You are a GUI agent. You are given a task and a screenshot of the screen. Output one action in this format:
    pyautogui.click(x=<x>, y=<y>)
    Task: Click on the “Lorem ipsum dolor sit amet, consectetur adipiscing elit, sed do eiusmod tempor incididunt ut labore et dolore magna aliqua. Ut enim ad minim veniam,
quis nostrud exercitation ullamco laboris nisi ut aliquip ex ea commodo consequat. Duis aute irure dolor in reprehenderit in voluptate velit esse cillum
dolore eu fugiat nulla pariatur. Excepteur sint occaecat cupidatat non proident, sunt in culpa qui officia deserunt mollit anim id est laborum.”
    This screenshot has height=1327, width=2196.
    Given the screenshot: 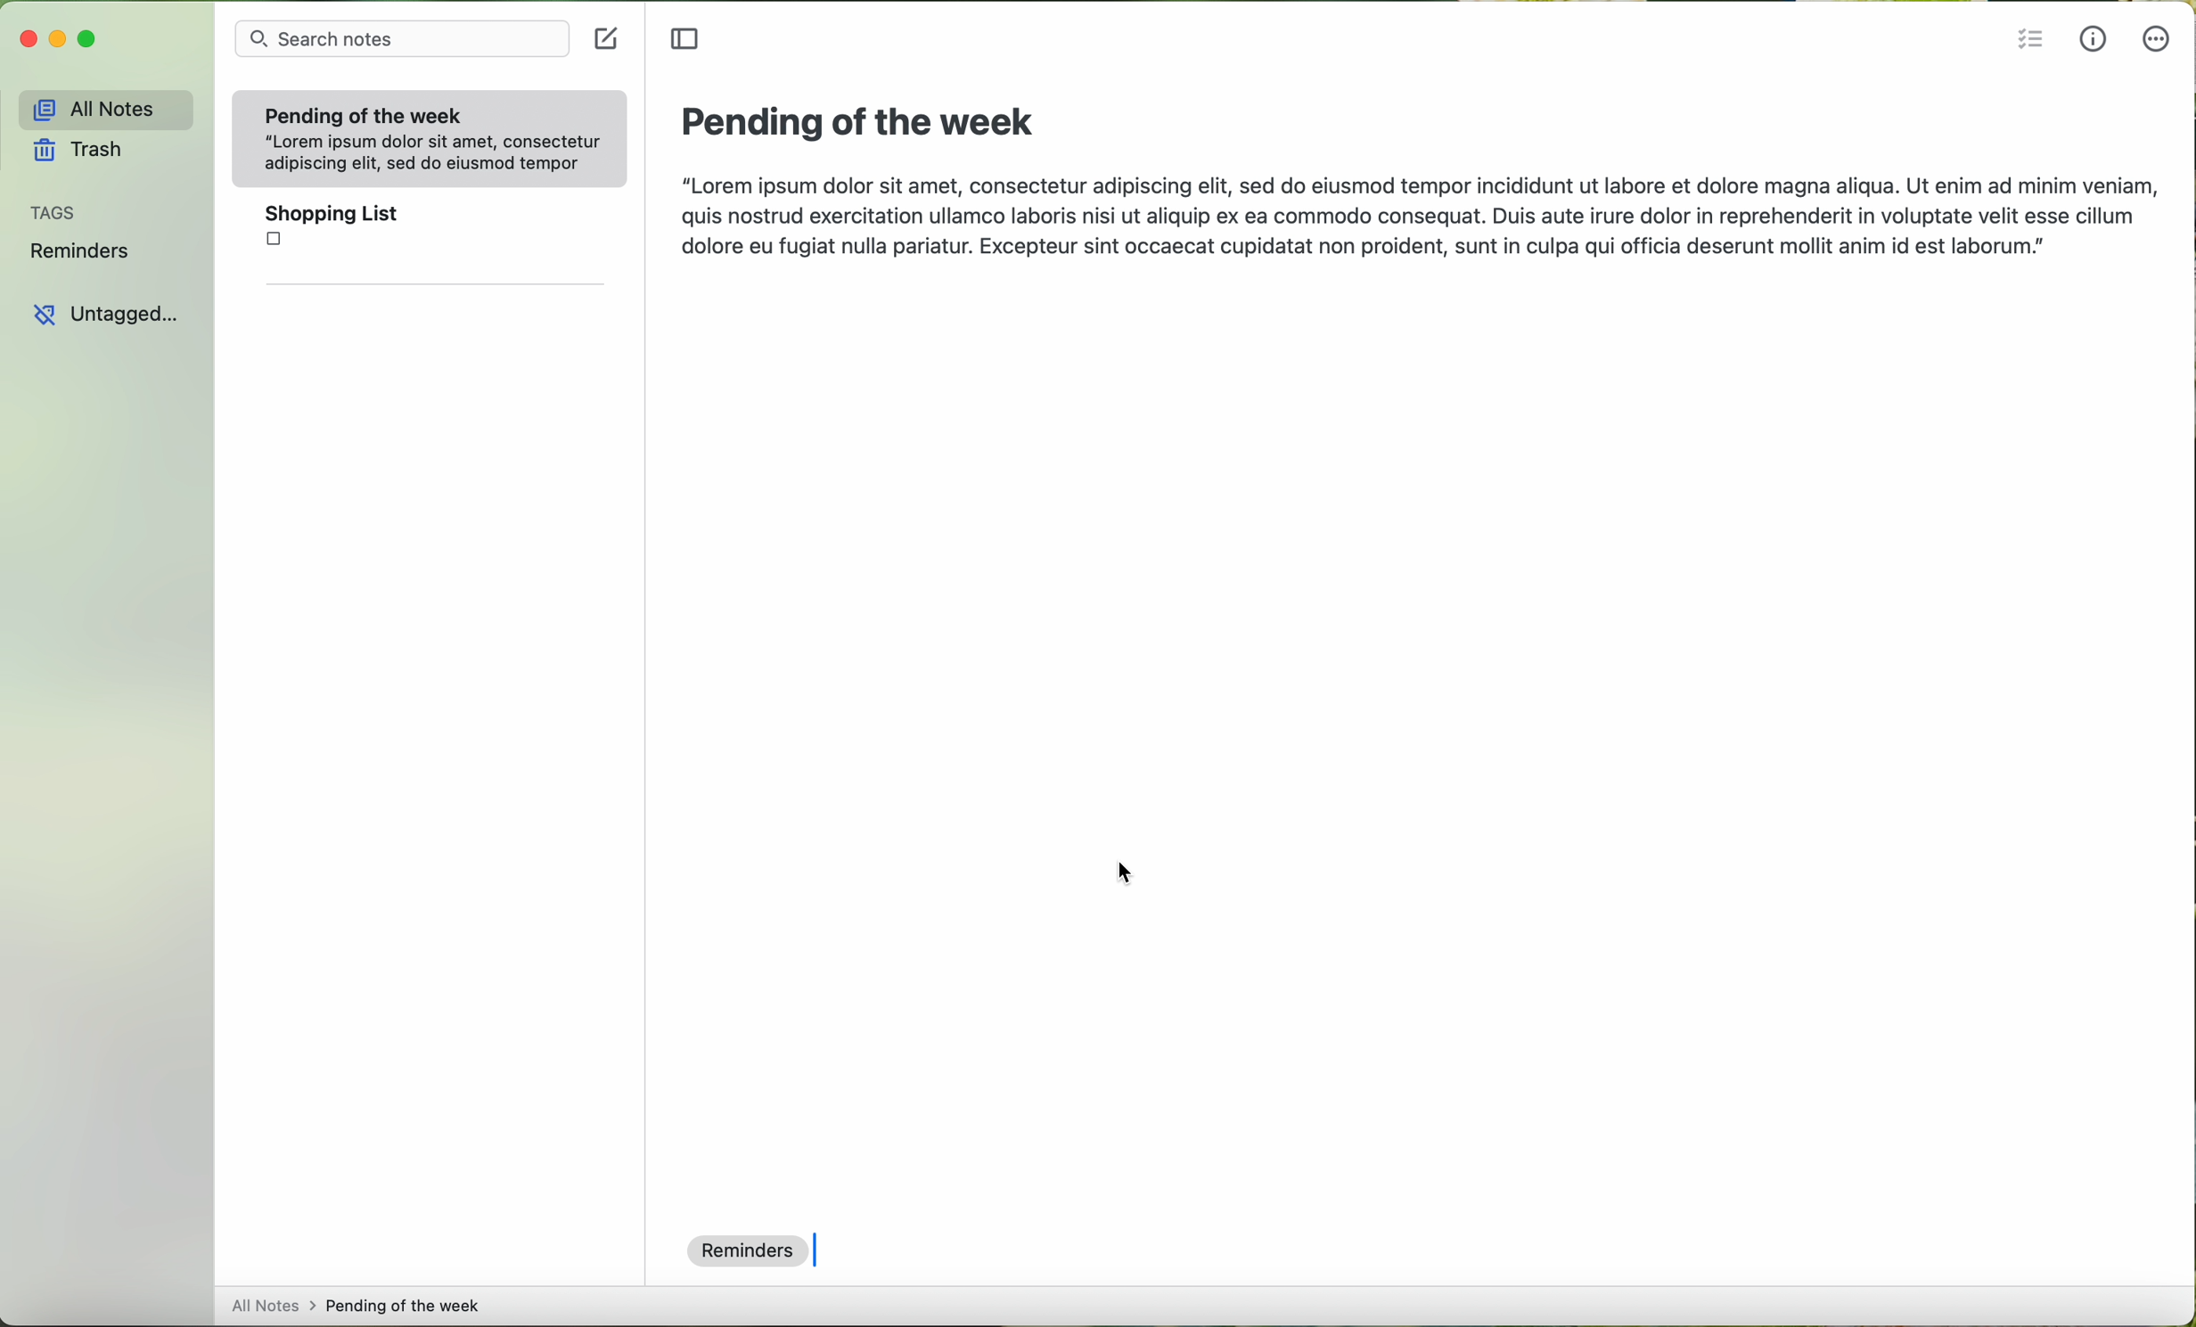 What is the action you would take?
    pyautogui.click(x=1414, y=219)
    